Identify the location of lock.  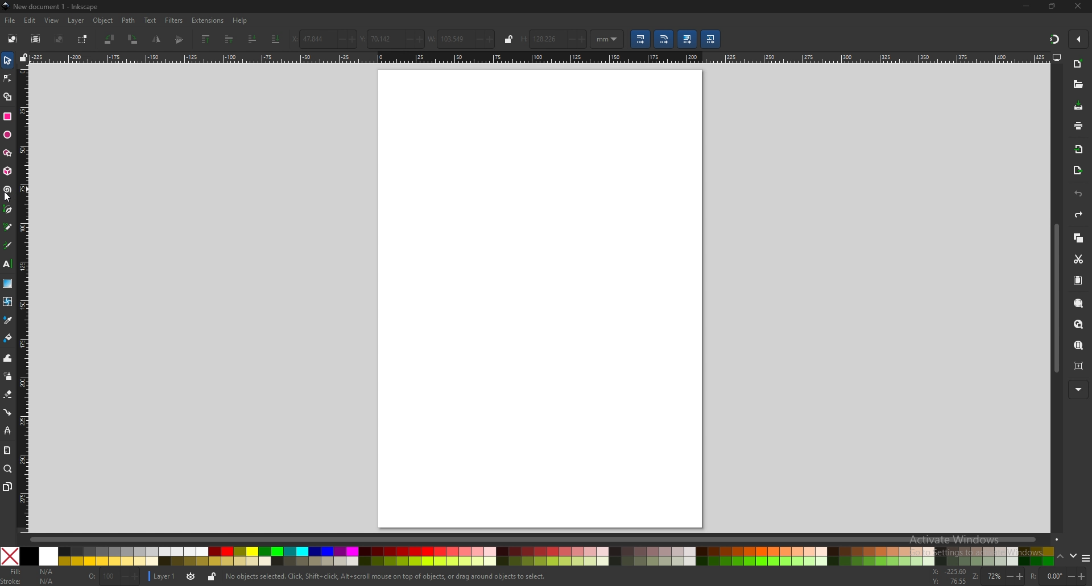
(508, 40).